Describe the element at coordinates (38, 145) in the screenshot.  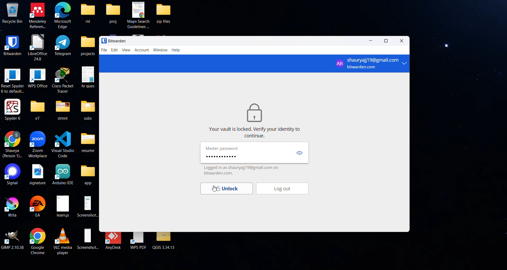
I see `Zoom Workplace` at that location.